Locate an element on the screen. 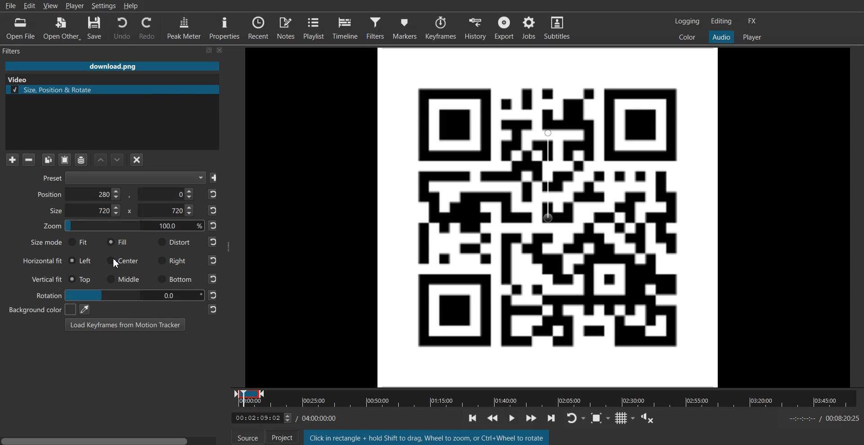 The image size is (864, 445). Deselect the filter is located at coordinates (137, 160).